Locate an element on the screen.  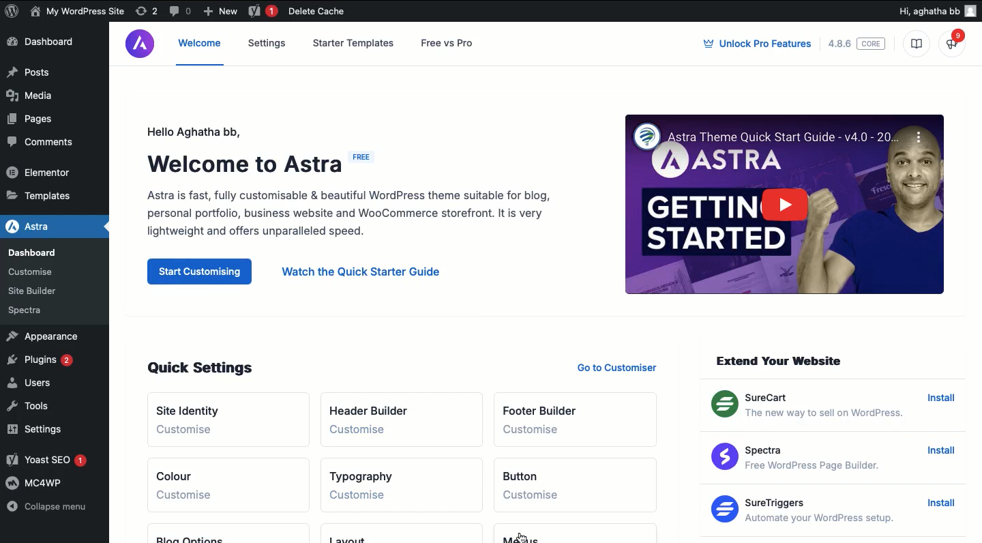
Install is located at coordinates (941, 452).